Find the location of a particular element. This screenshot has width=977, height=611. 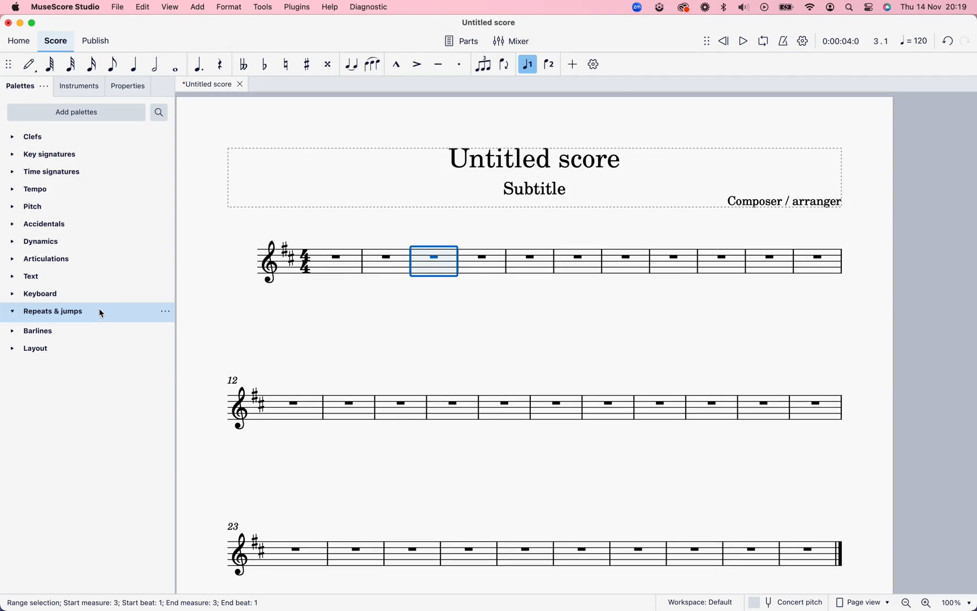

close is located at coordinates (10, 22).